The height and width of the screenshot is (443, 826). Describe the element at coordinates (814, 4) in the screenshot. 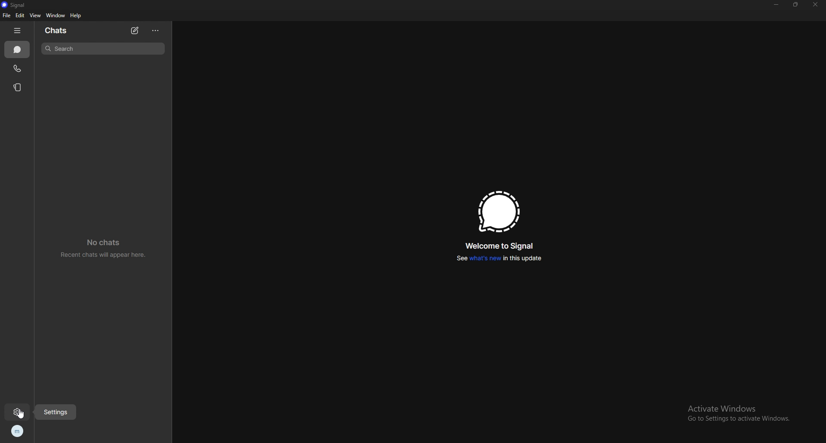

I see `close` at that location.